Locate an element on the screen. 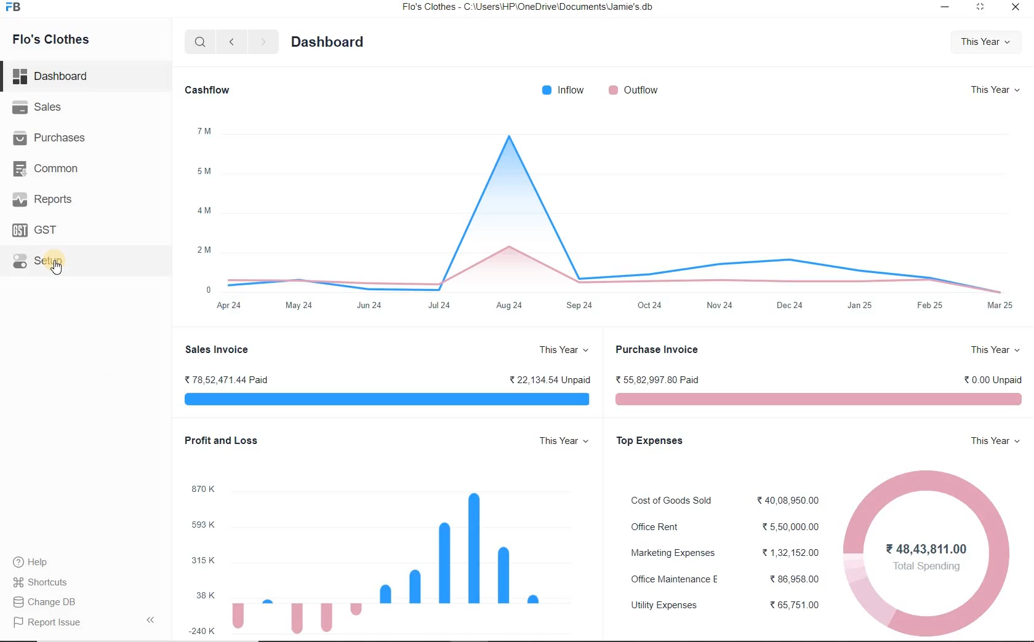  Profit and Loss is located at coordinates (220, 440).